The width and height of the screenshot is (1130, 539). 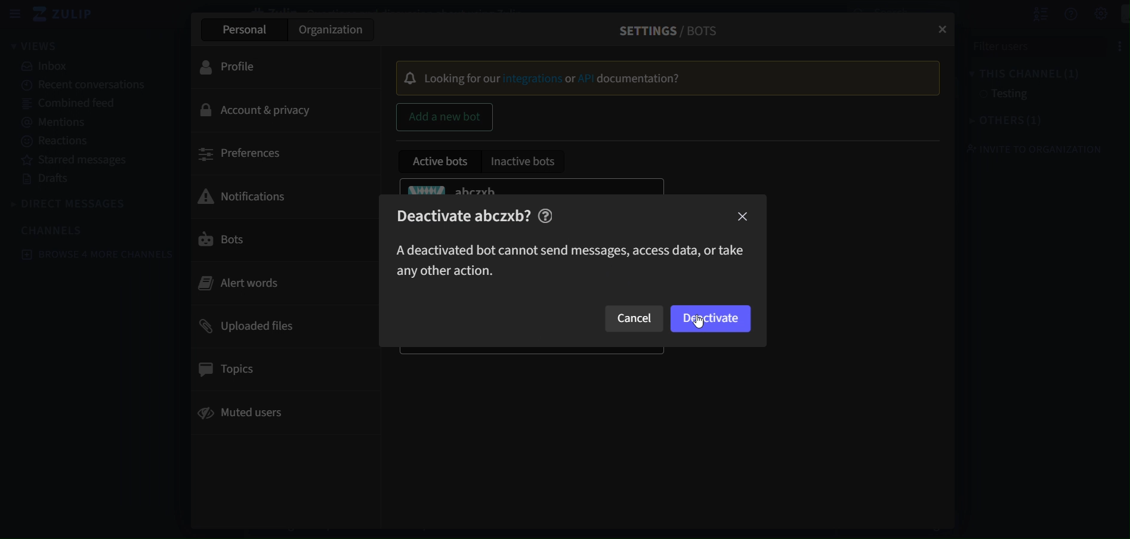 What do you see at coordinates (249, 30) in the screenshot?
I see `personal` at bounding box center [249, 30].